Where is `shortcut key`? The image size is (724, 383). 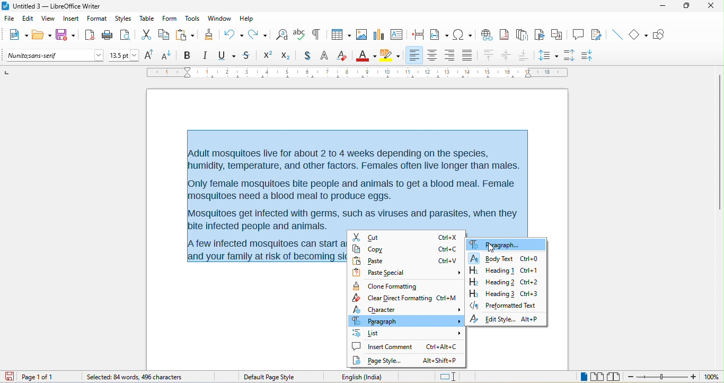
shortcut key is located at coordinates (446, 298).